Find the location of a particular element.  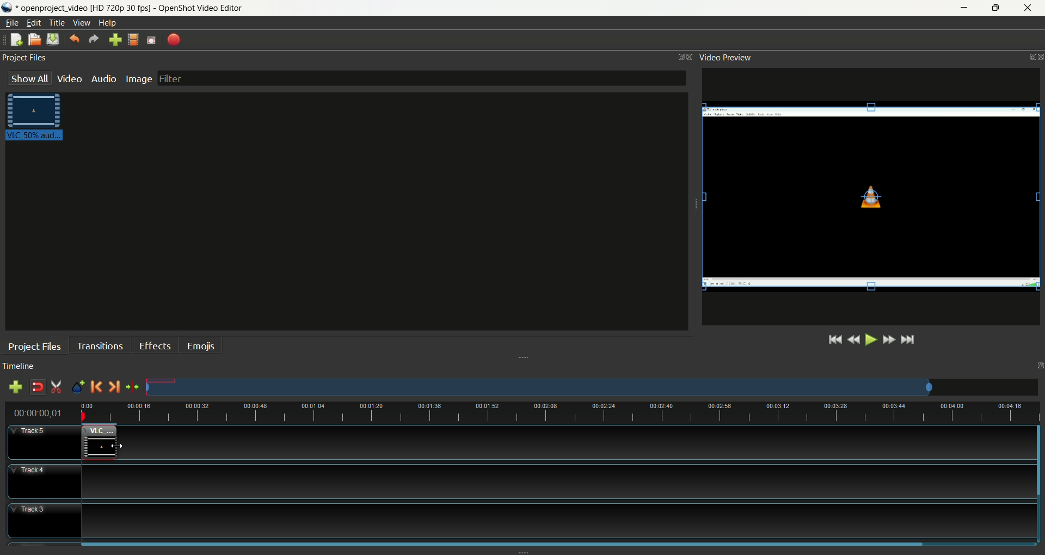

center the timeline on the playhead is located at coordinates (133, 388).